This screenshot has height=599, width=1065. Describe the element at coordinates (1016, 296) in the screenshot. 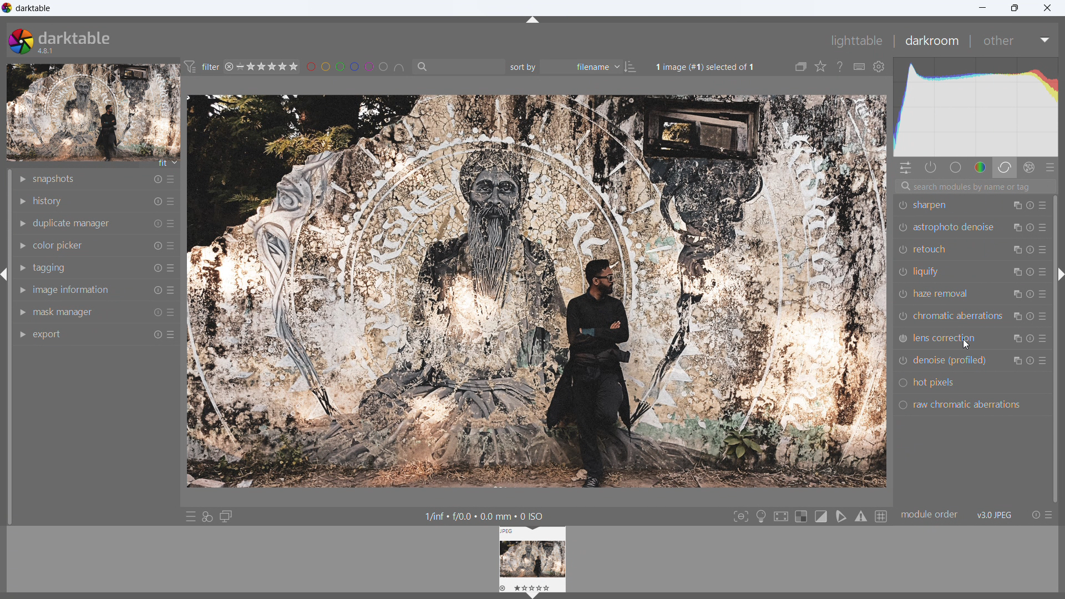

I see `multiple instance action` at that location.